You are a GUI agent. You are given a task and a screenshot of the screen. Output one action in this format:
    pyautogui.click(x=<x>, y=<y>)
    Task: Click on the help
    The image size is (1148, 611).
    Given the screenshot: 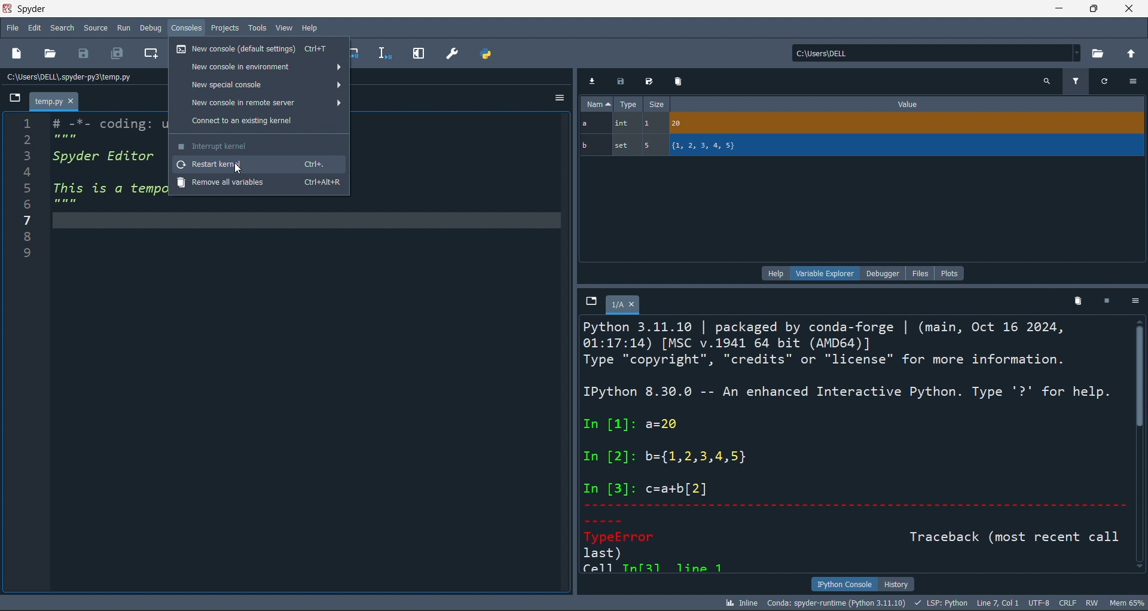 What is the action you would take?
    pyautogui.click(x=775, y=273)
    